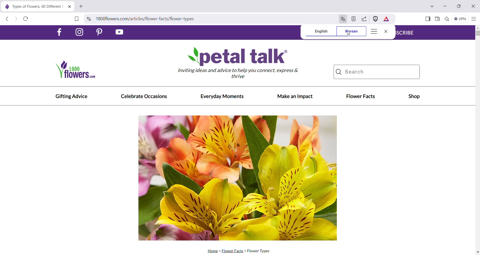  I want to click on View site information, so click(89, 18).